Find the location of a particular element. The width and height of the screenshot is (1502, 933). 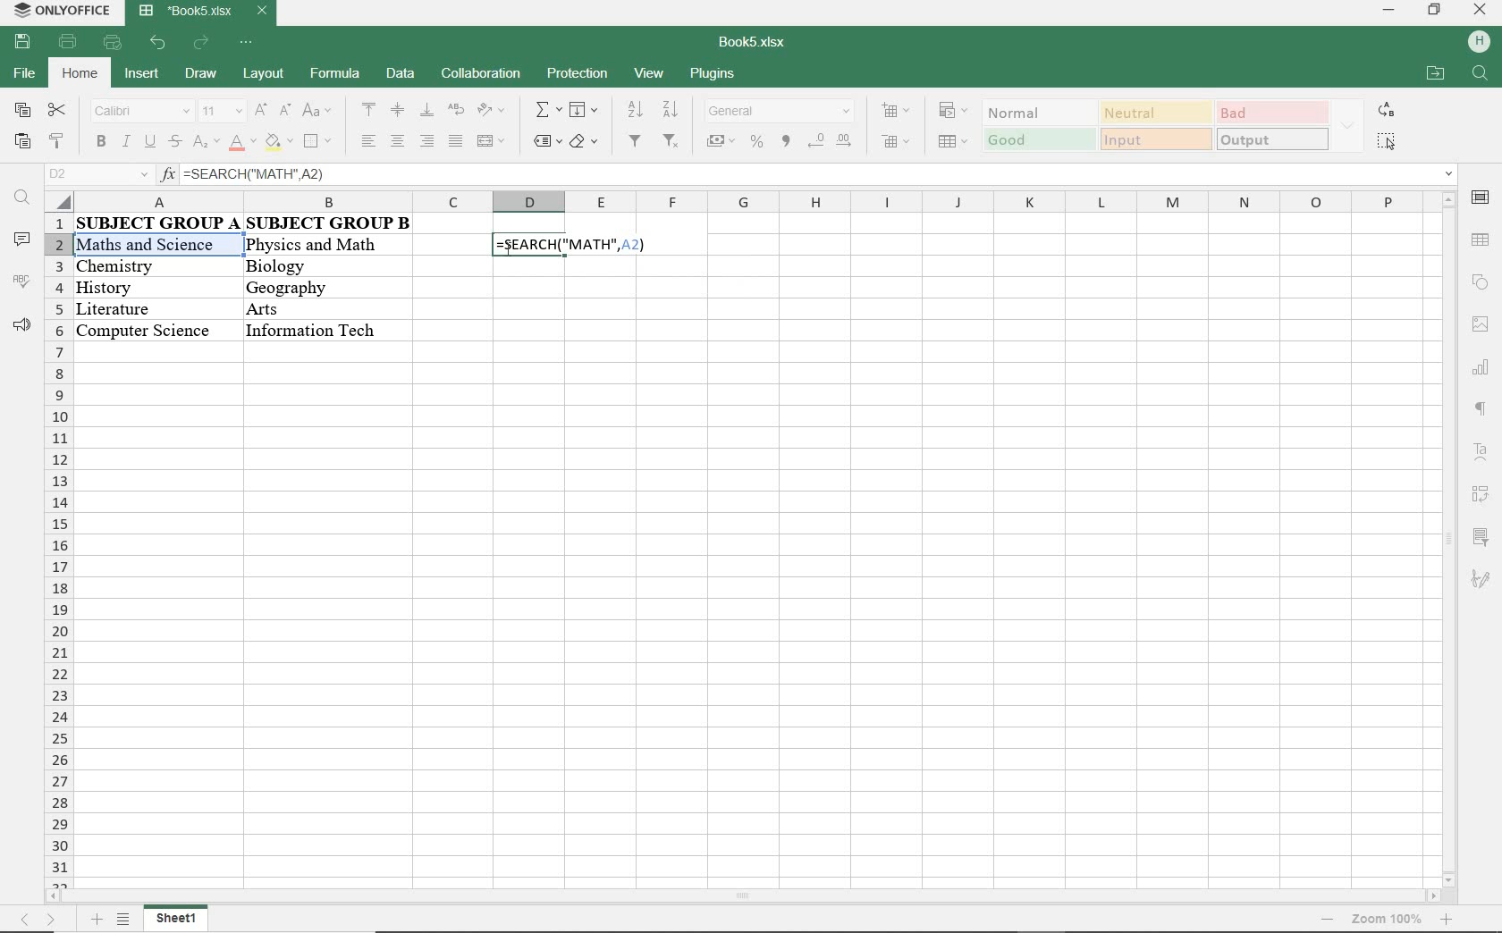

customize quick access toolbar is located at coordinates (247, 43).